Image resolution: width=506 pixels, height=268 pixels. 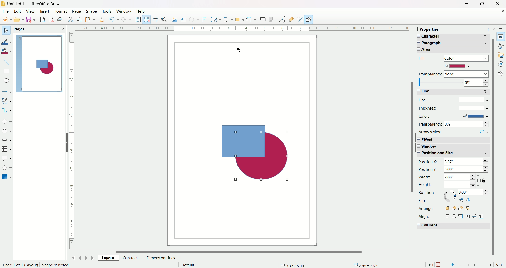 I want to click on line, so click(x=452, y=100).